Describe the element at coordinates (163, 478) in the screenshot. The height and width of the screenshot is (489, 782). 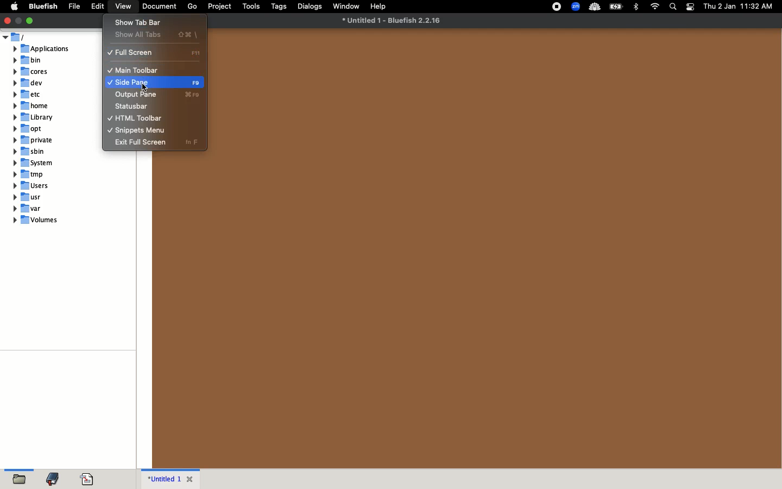
I see `untitled 1` at that location.